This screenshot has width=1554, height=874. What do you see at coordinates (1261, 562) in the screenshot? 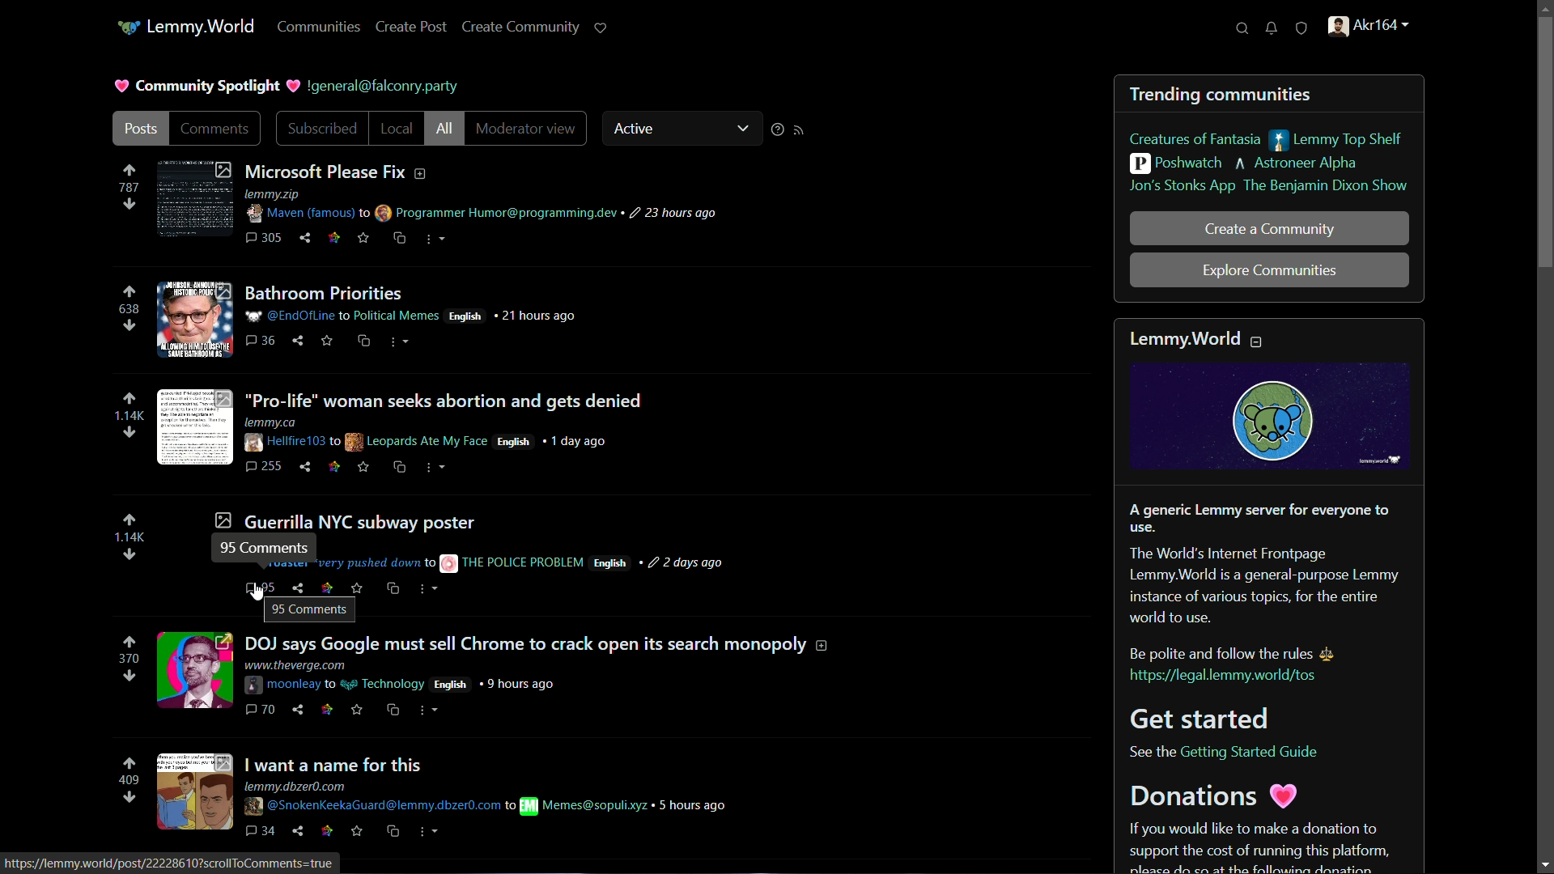
I see `text` at bounding box center [1261, 562].